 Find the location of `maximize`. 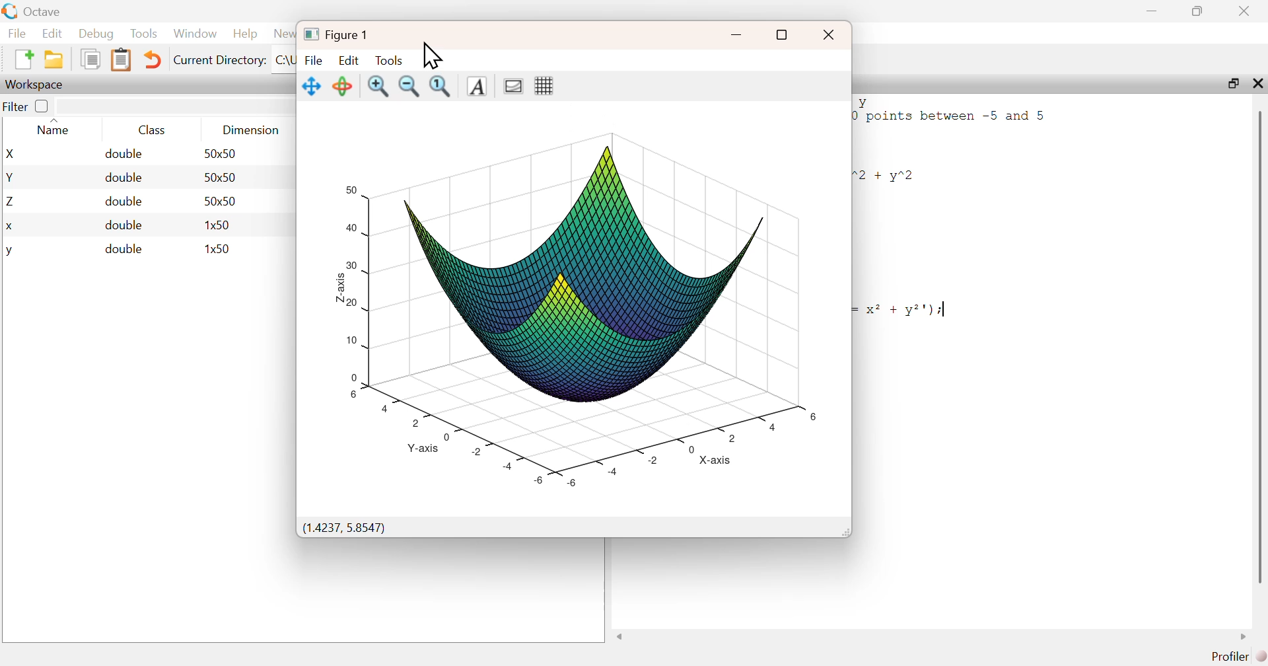

maximize is located at coordinates (1198, 11).